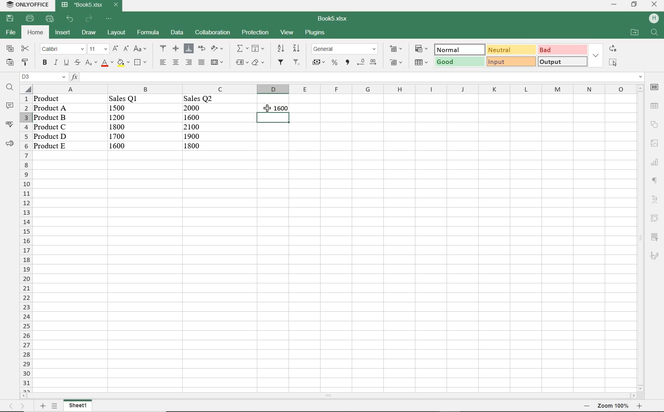 The width and height of the screenshot is (664, 412). What do you see at coordinates (358, 77) in the screenshot?
I see `input functions` at bounding box center [358, 77].